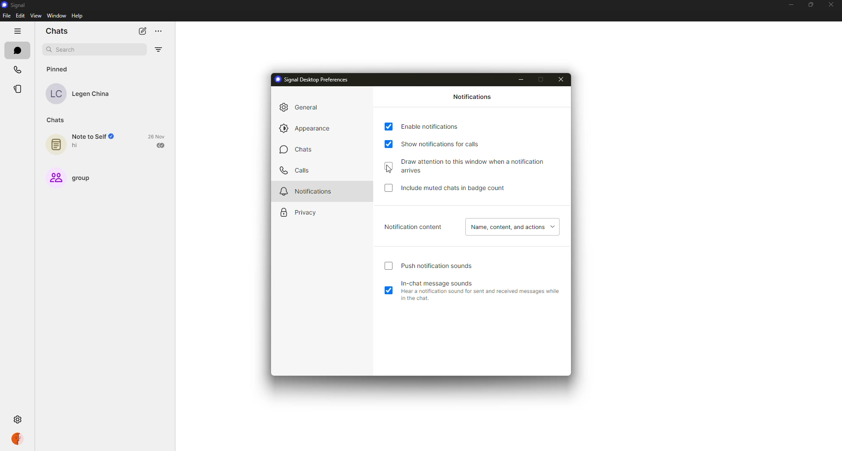  Describe the element at coordinates (143, 31) in the screenshot. I see `new chat` at that location.